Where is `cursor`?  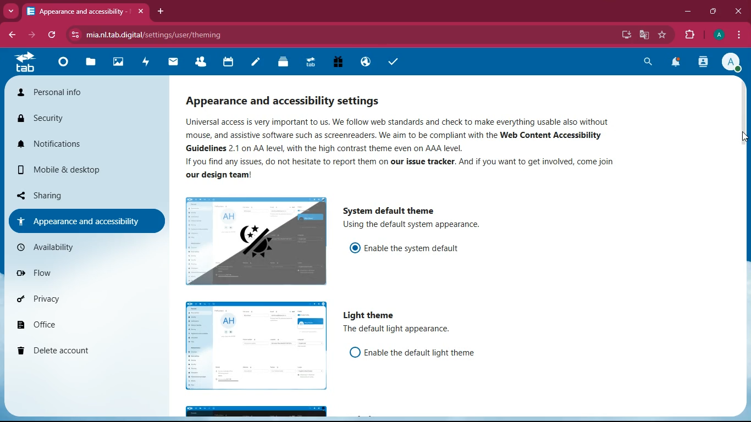 cursor is located at coordinates (739, 137).